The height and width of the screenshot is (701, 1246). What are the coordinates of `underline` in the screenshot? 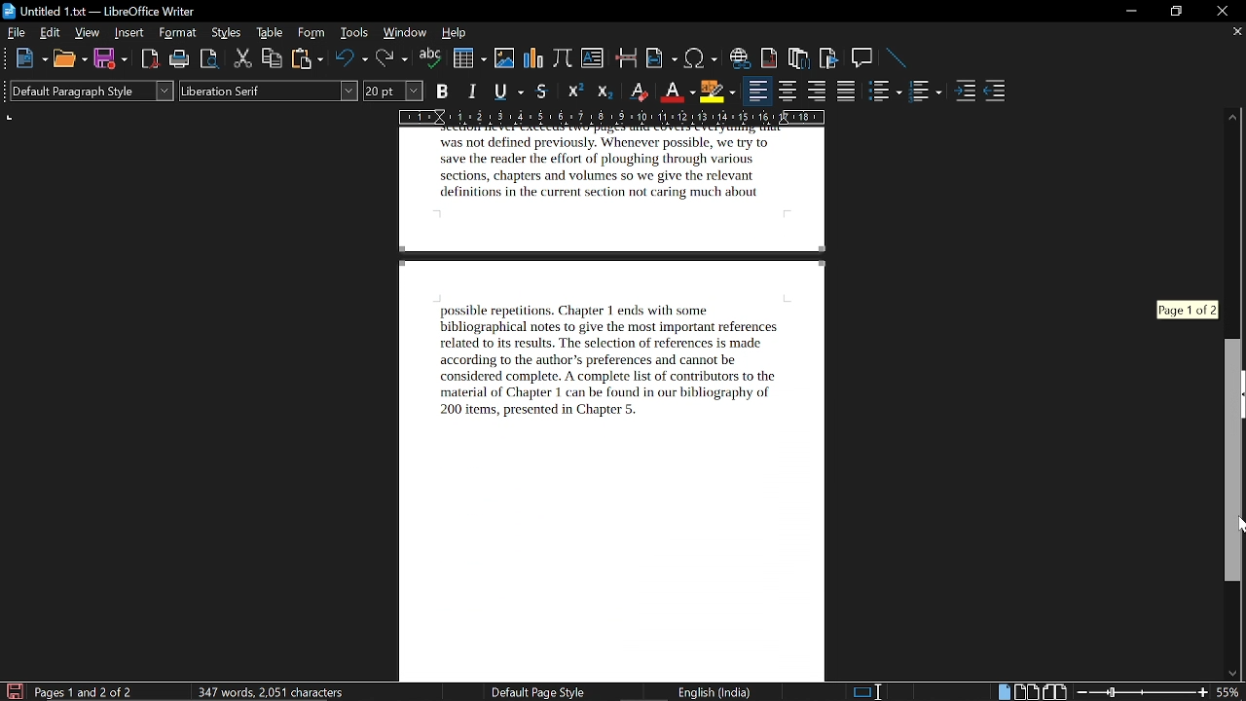 It's located at (508, 91).